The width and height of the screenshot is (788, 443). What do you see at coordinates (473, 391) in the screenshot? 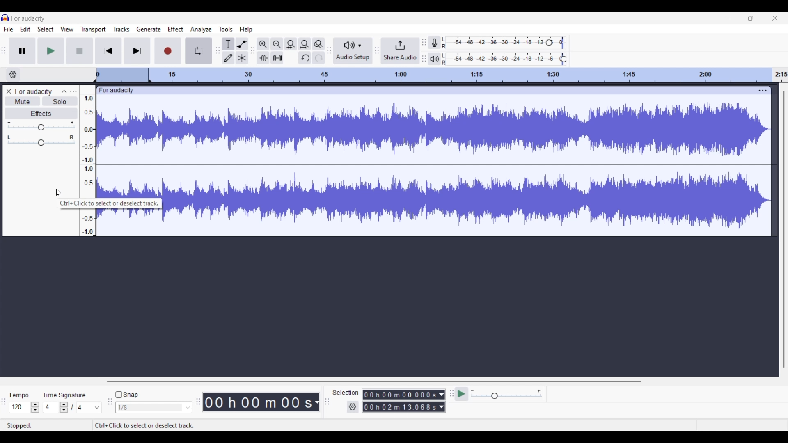
I see `Min. playback speed` at bounding box center [473, 391].